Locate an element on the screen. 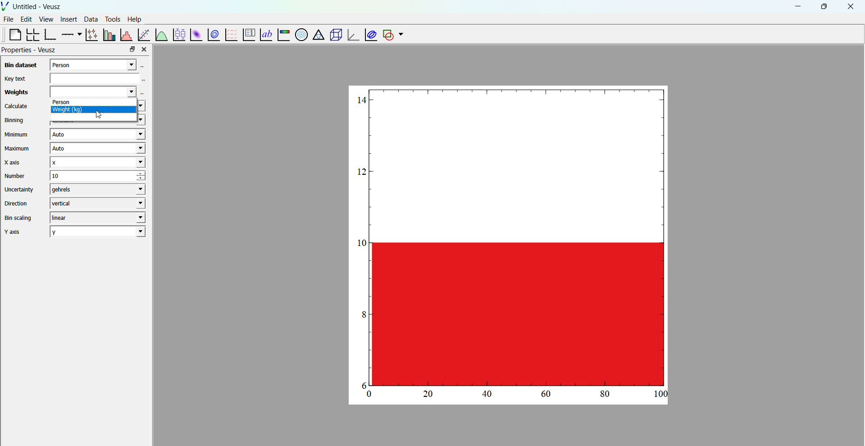 The height and width of the screenshot is (446, 865). Direction is located at coordinates (18, 203).